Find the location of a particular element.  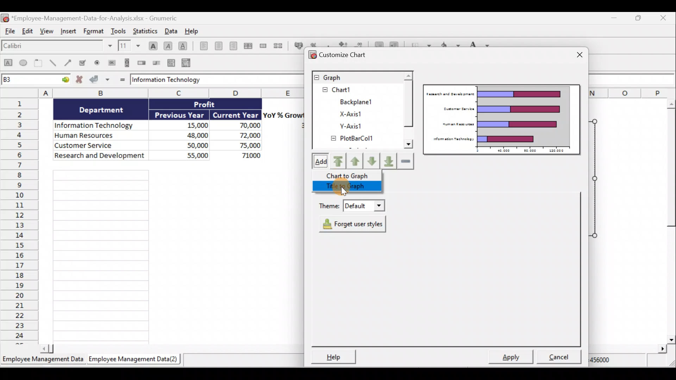

cursor is located at coordinates (345, 192).